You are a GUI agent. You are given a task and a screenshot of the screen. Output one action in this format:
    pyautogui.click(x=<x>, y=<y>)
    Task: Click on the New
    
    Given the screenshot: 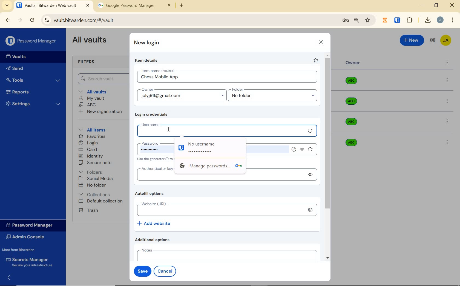 What is the action you would take?
    pyautogui.click(x=412, y=39)
    